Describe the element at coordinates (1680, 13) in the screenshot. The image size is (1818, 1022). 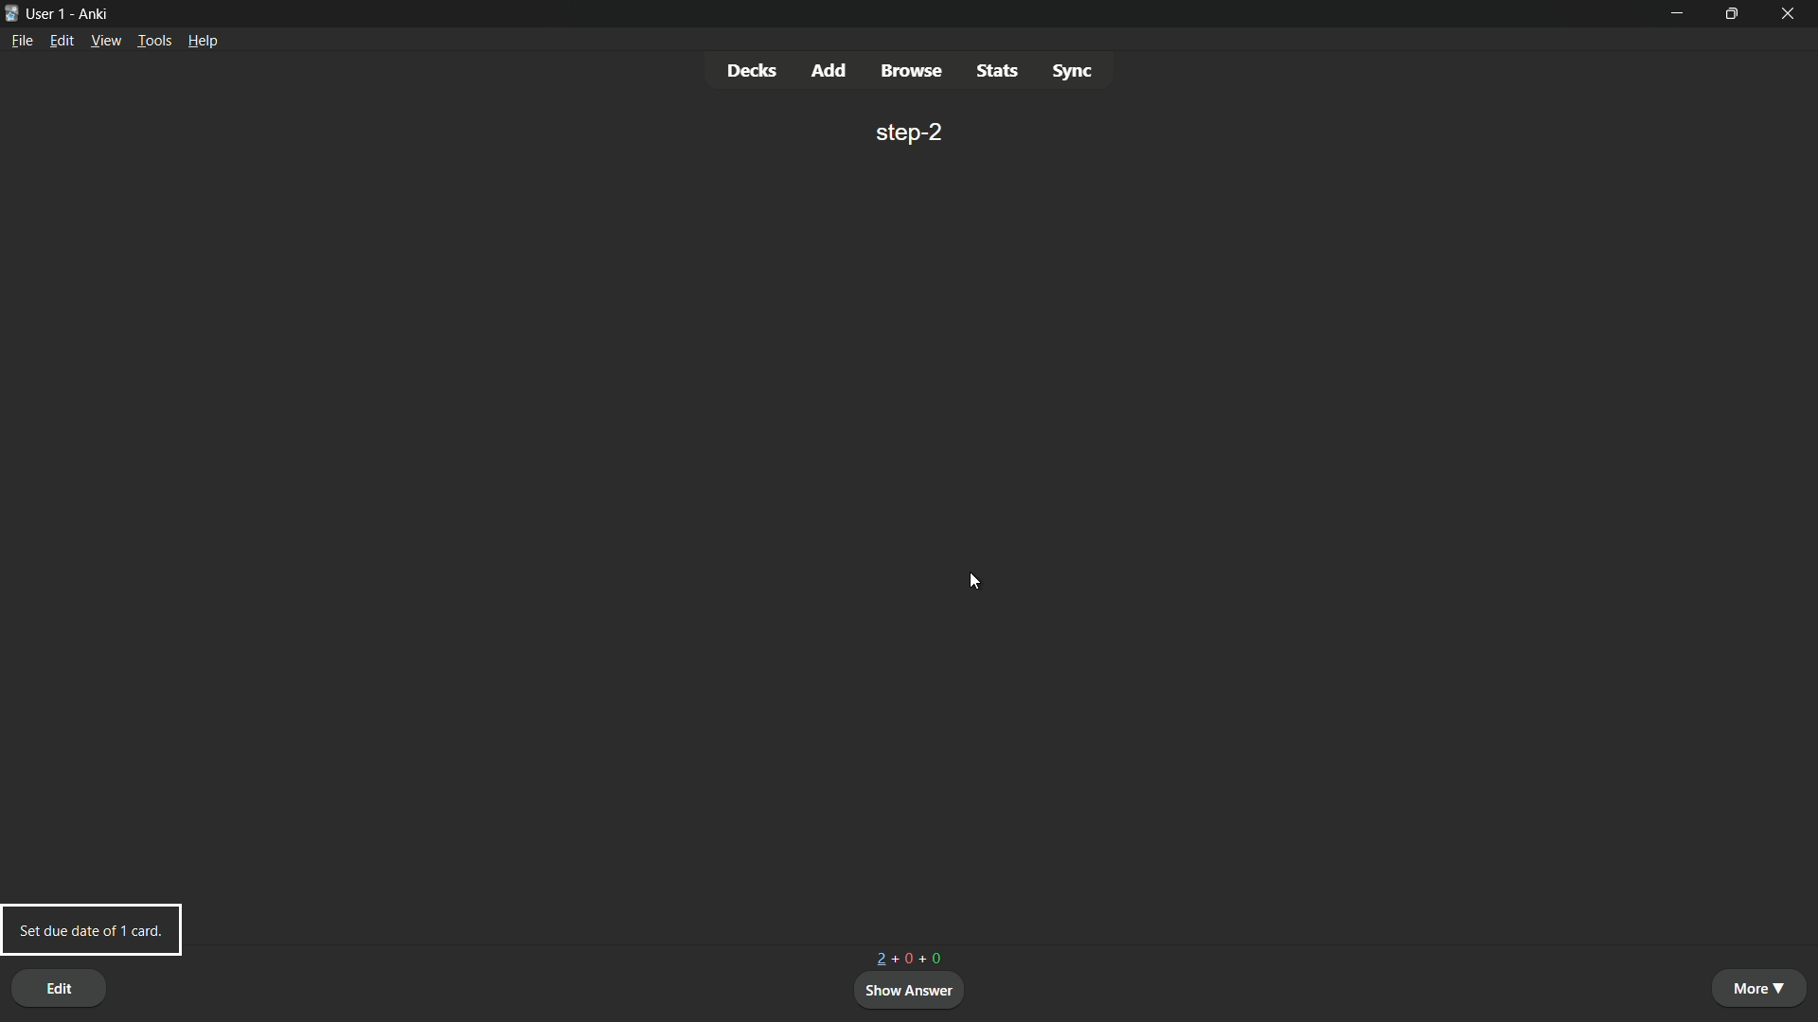
I see `minimize` at that location.